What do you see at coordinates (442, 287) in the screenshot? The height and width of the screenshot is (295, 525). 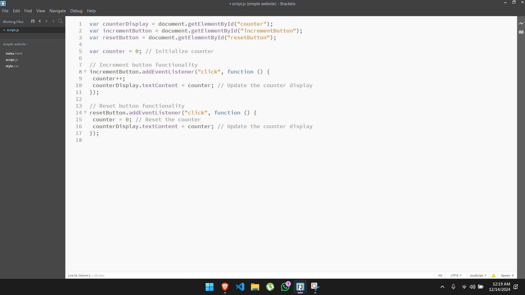 I see `show hidden icons` at bounding box center [442, 287].